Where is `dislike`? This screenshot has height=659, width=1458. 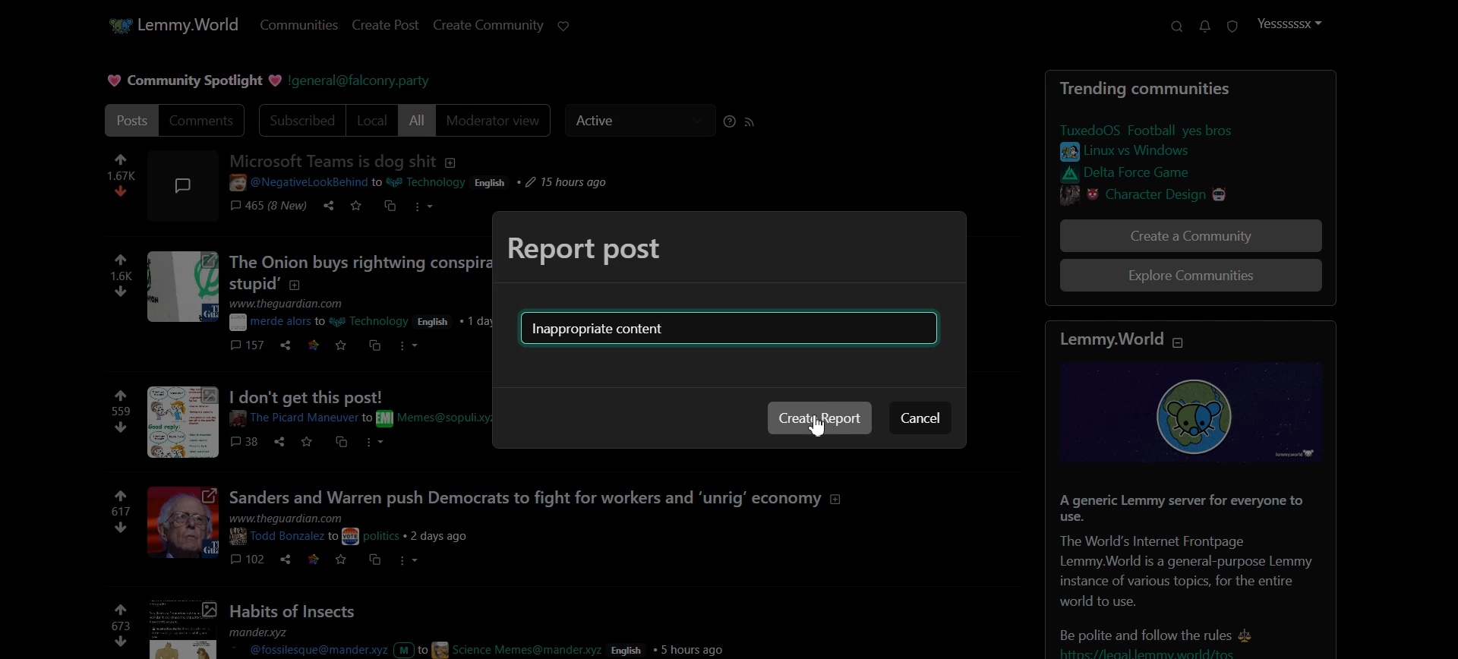 dislike is located at coordinates (123, 191).